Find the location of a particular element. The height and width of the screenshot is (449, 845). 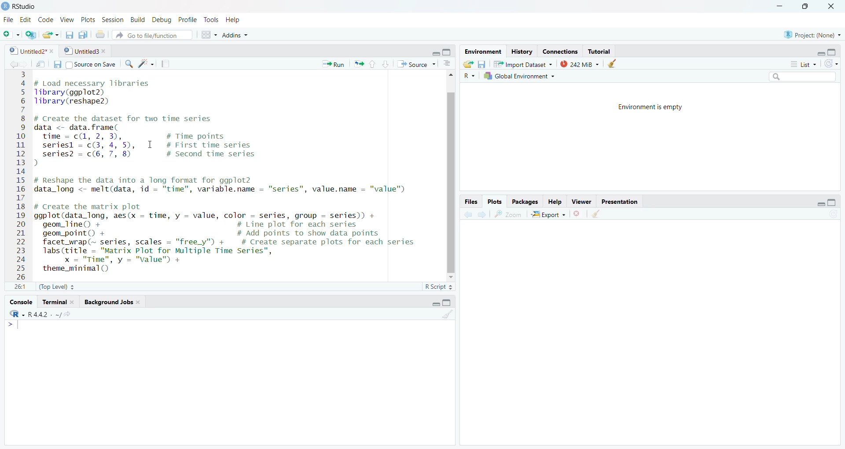

cleaner console is located at coordinates (448, 315).